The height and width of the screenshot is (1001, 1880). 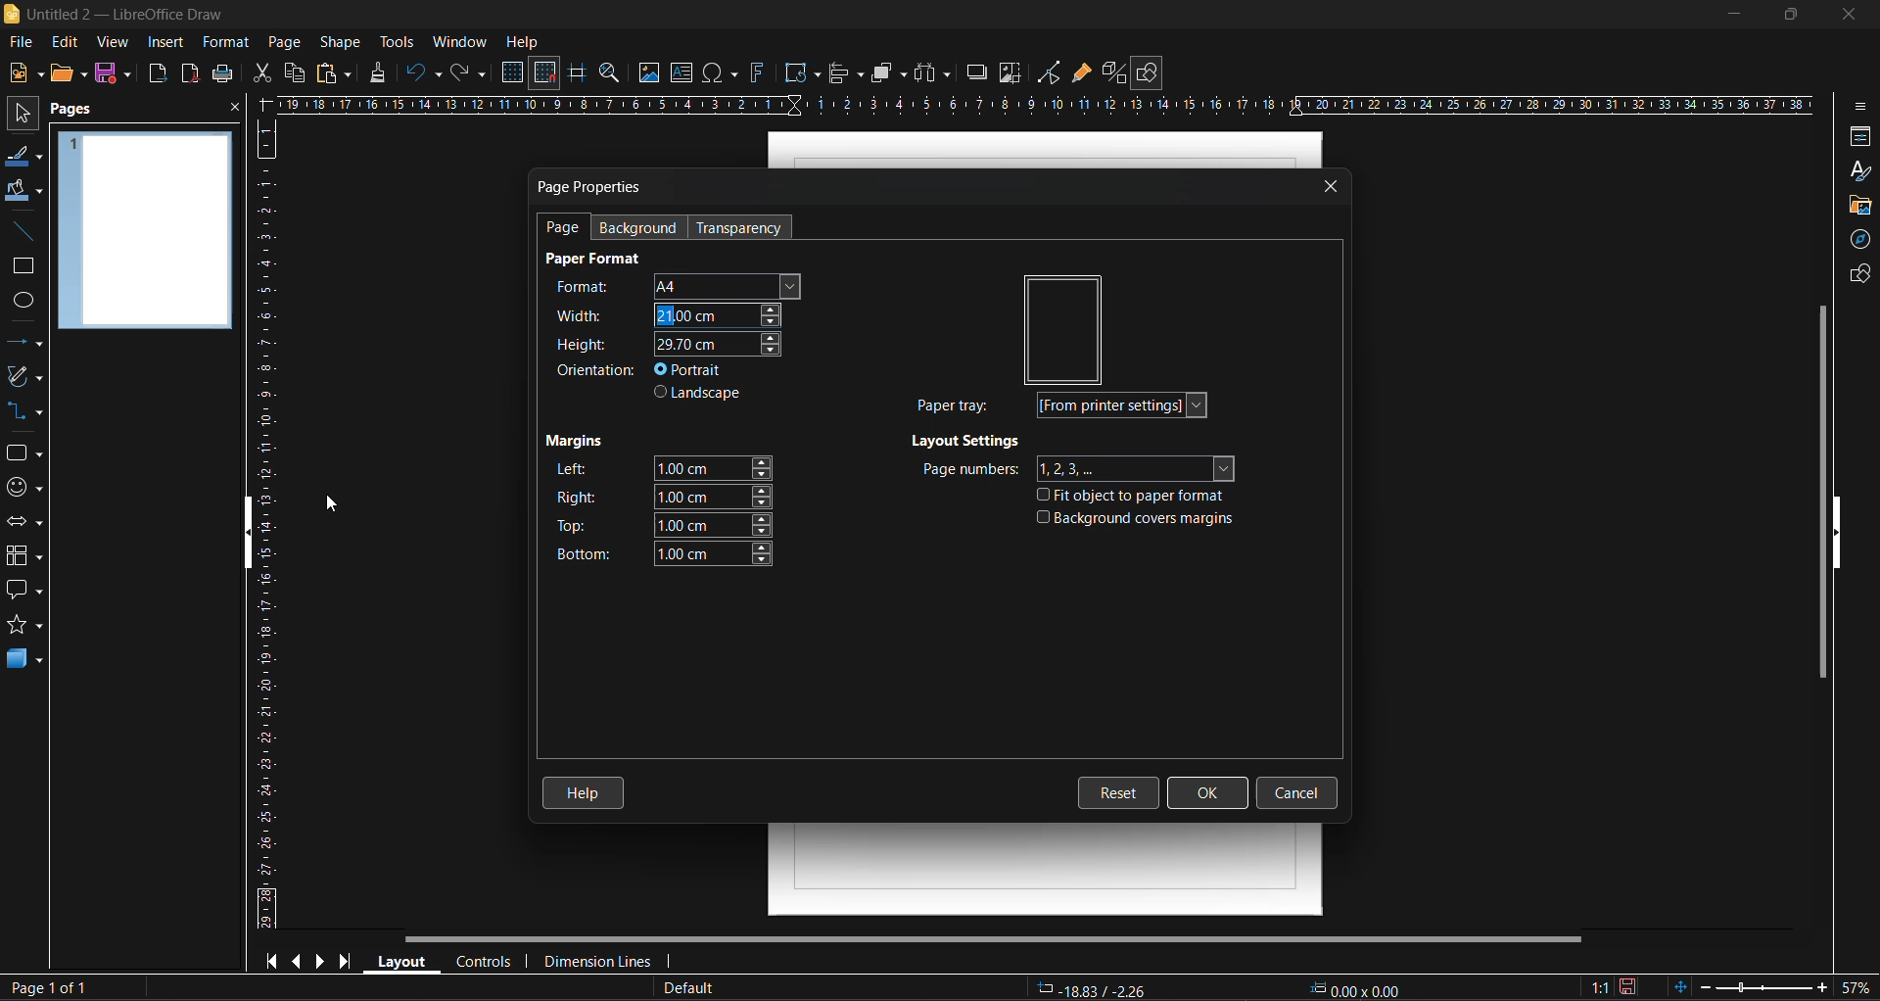 I want to click on page preview, so click(x=145, y=233).